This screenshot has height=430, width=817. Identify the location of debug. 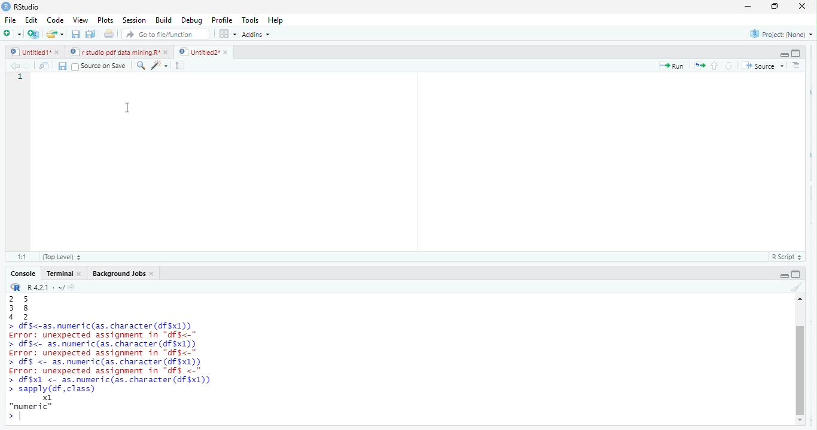
(193, 20).